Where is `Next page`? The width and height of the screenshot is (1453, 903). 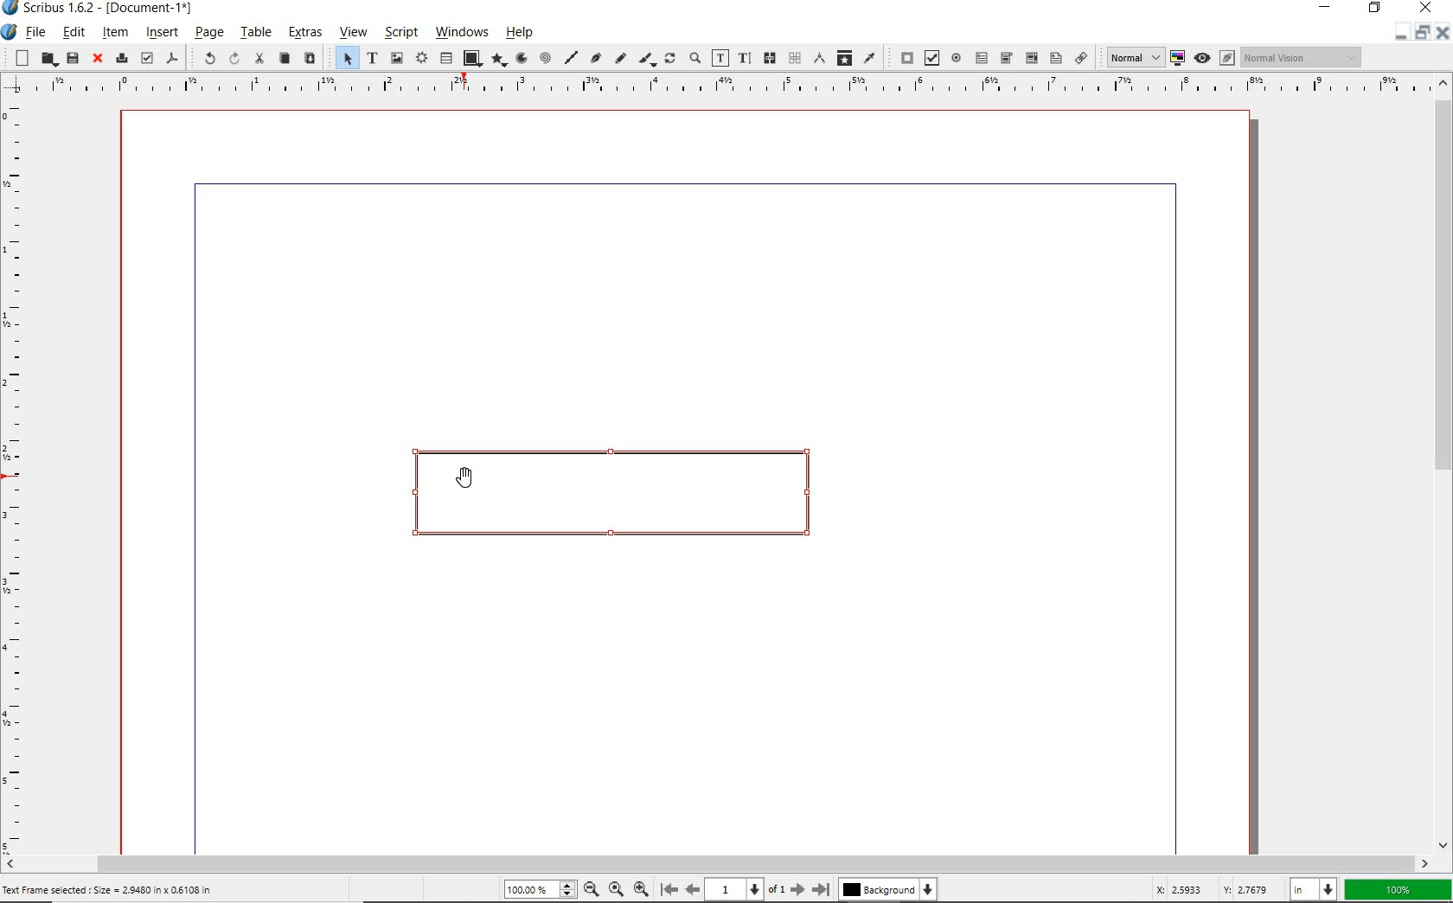 Next page is located at coordinates (797, 889).